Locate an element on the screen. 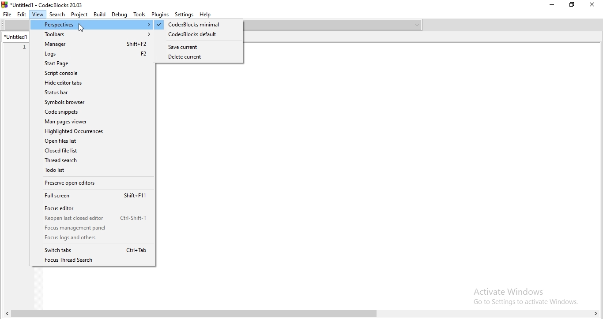 Image resolution: width=603 pixels, height=319 pixels. Build  is located at coordinates (98, 15).